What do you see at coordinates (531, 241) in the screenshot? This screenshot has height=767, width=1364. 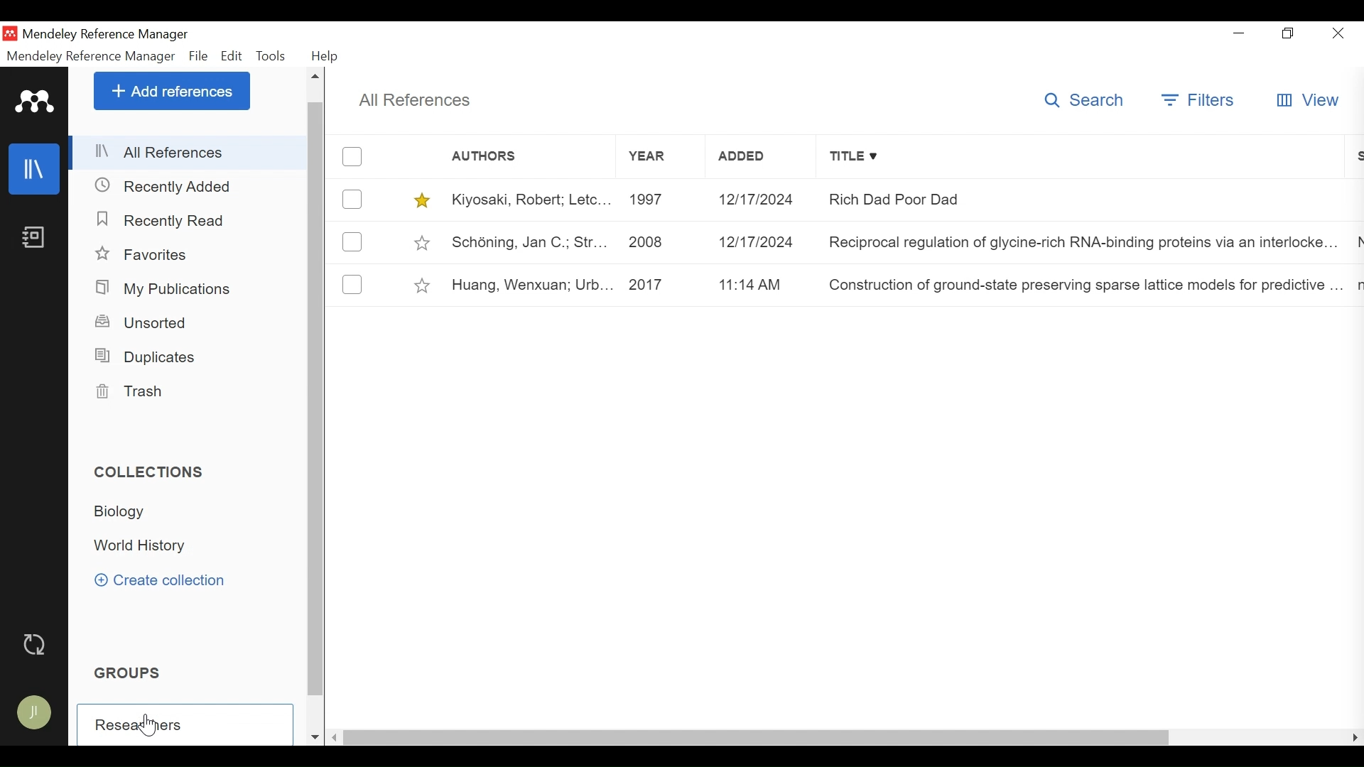 I see `Schéning, Jan C.; Str...` at bounding box center [531, 241].